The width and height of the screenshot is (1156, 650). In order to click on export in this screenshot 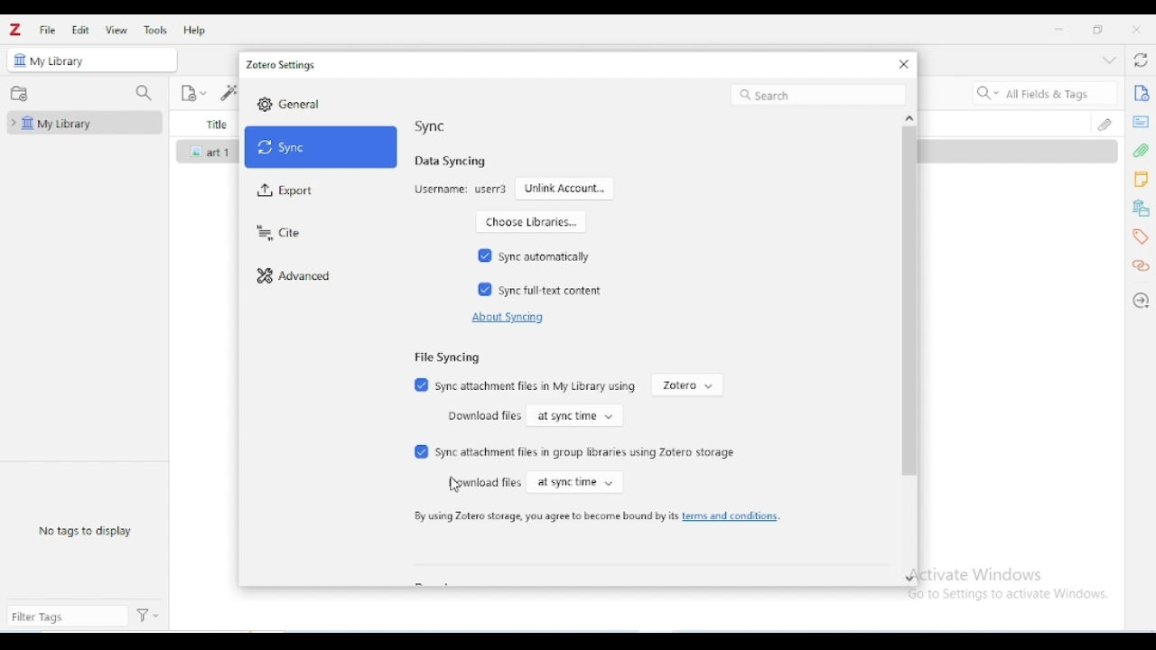, I will do `click(286, 191)`.